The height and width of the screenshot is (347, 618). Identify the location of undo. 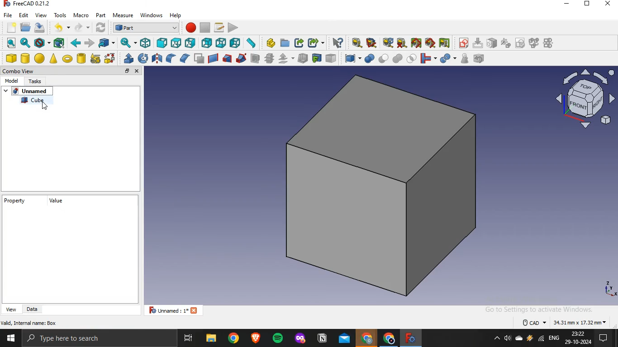
(58, 27).